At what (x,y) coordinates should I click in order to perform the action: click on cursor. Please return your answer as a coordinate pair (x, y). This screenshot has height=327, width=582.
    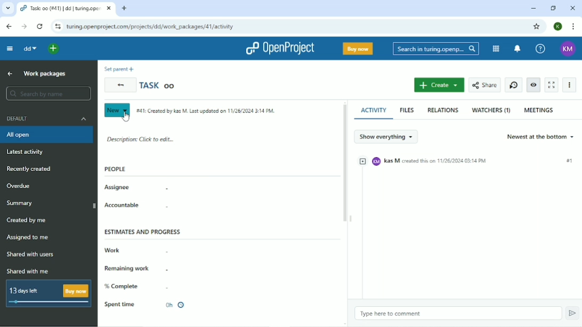
    Looking at the image, I should click on (126, 117).